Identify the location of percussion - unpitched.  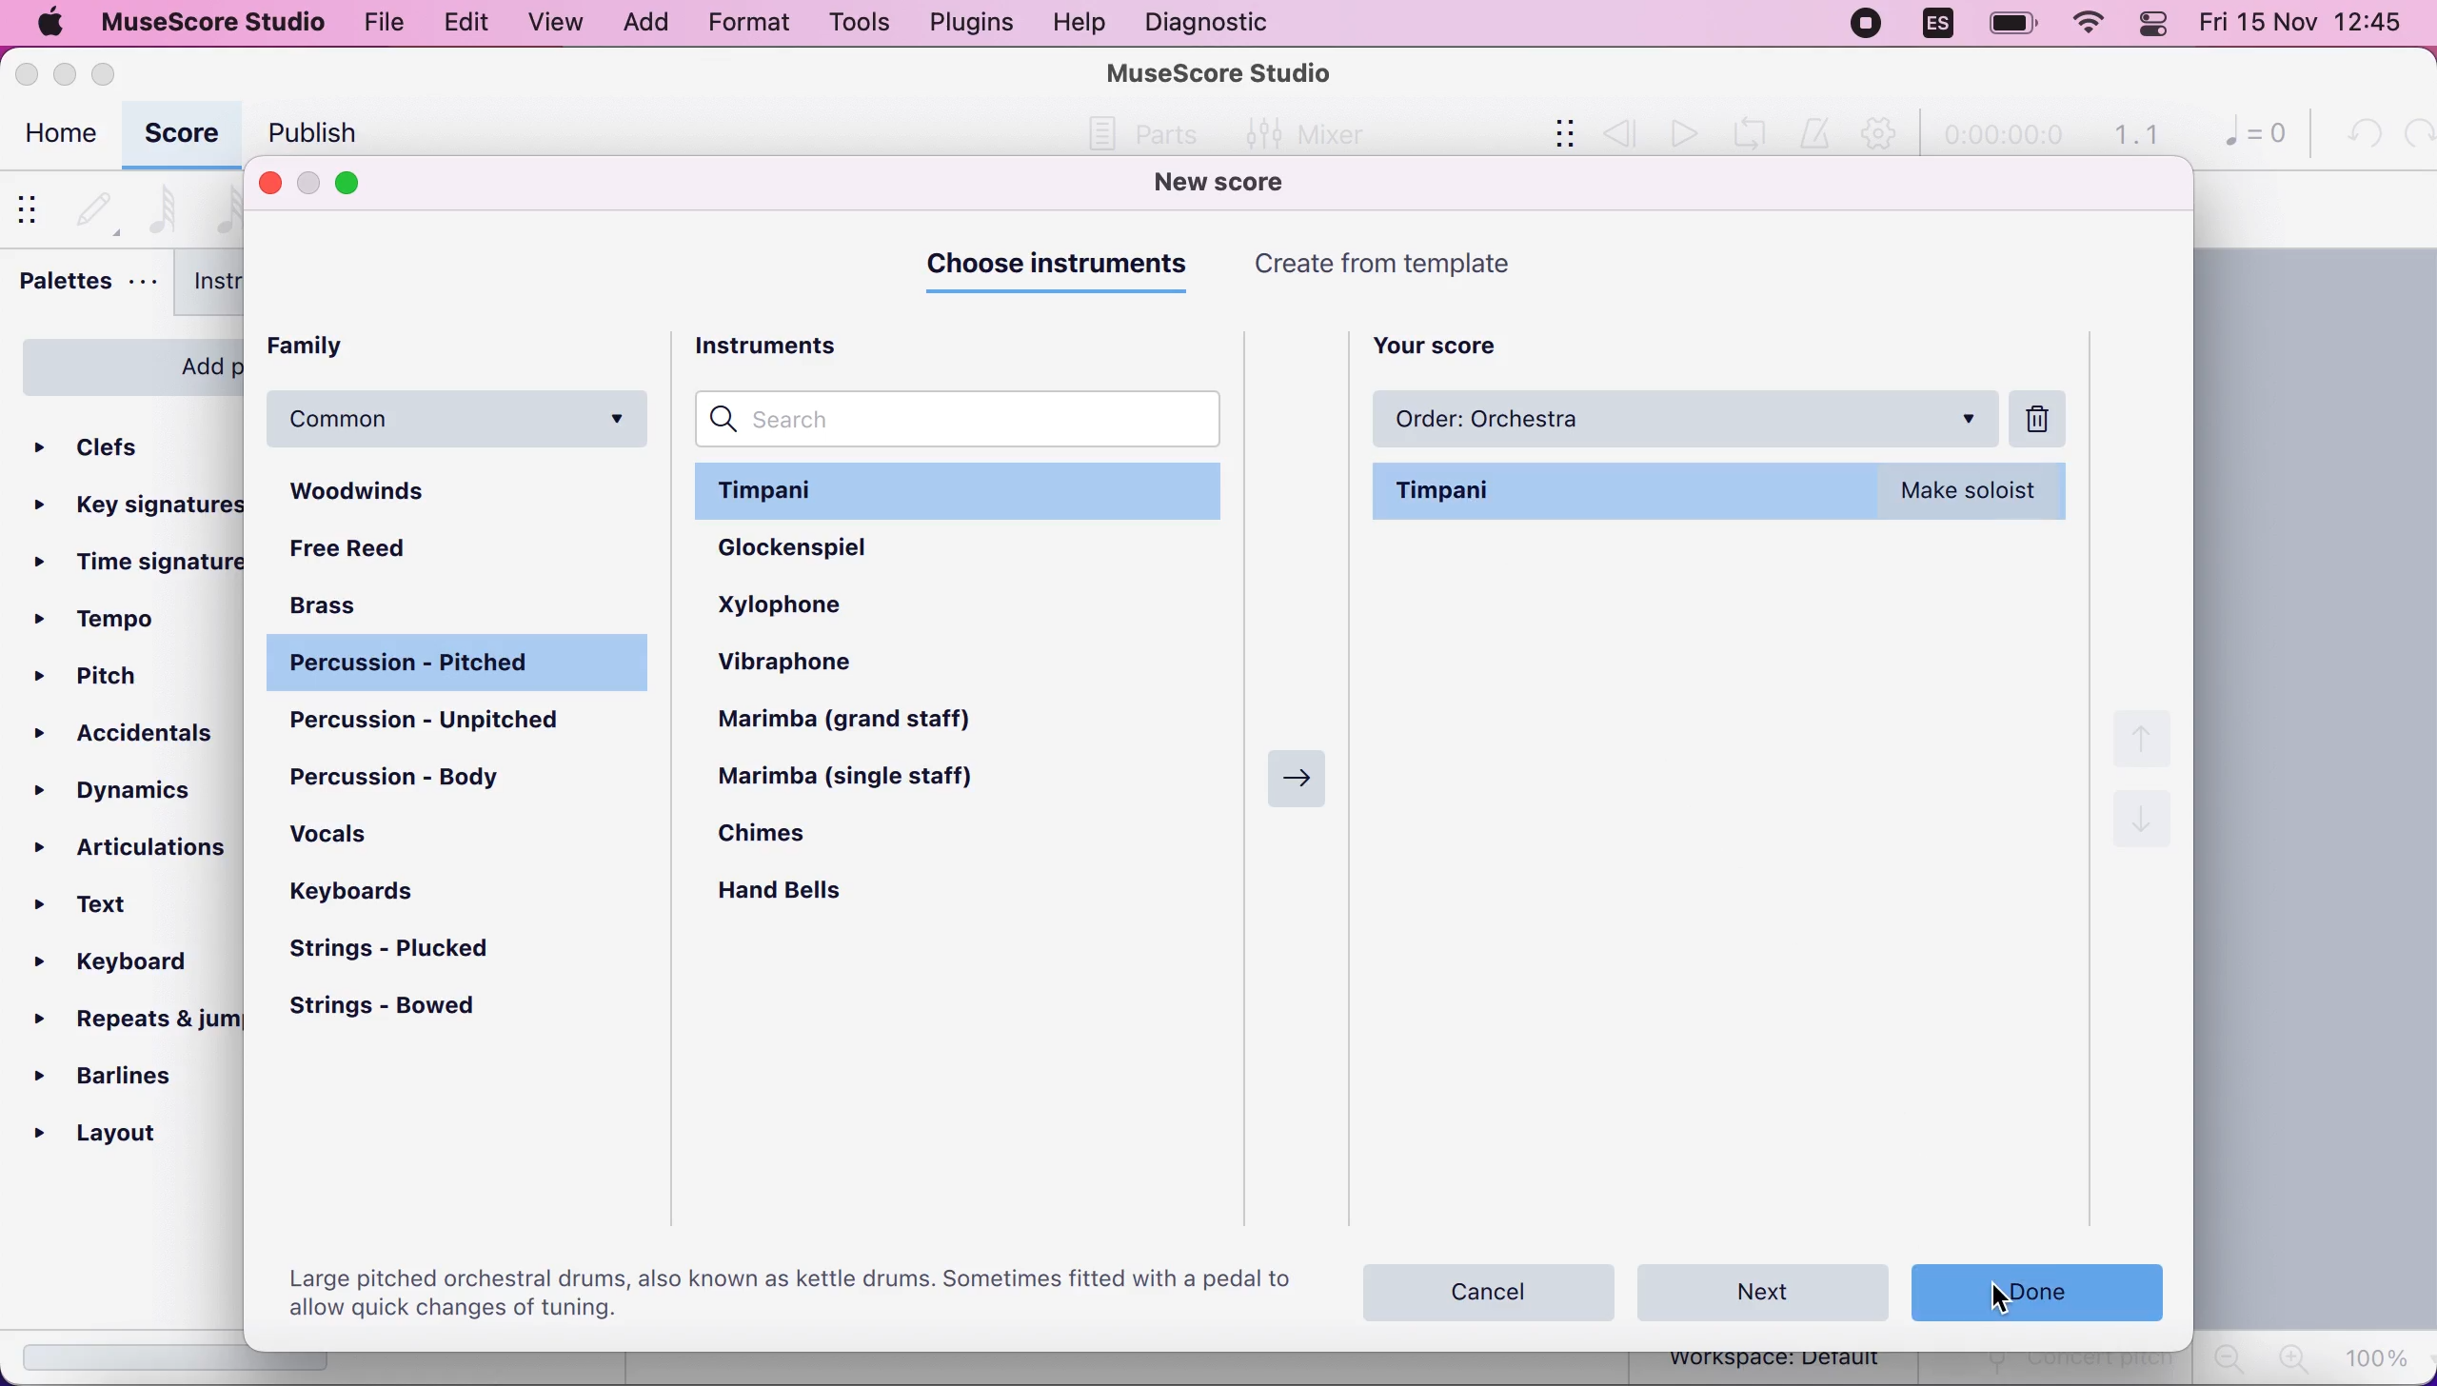
(462, 722).